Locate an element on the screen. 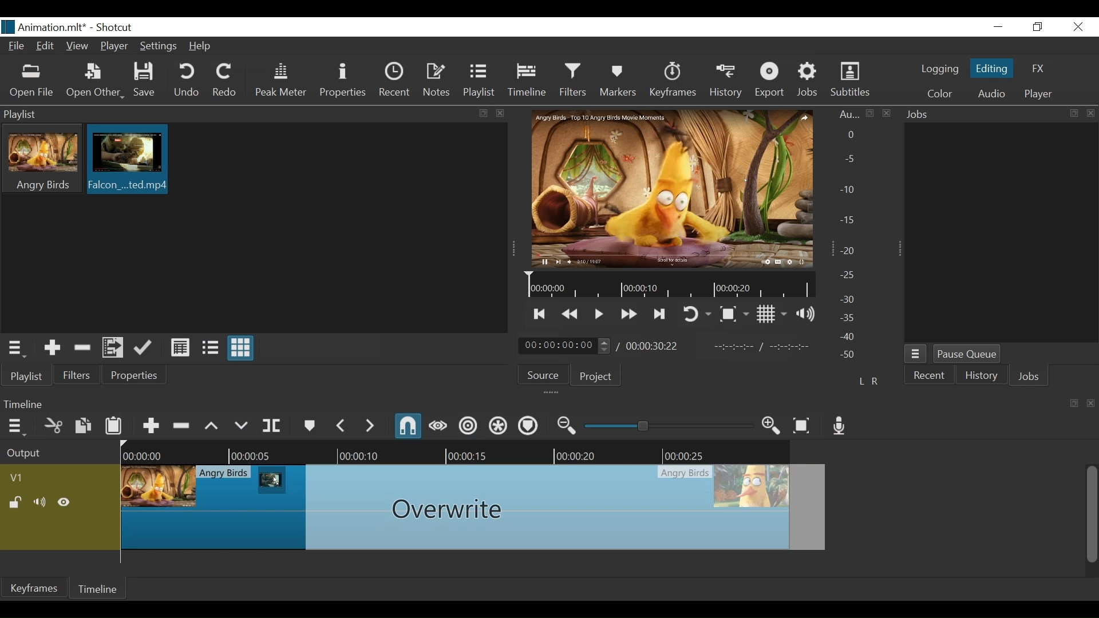 The image size is (1099, 618). Project is located at coordinates (596, 377).